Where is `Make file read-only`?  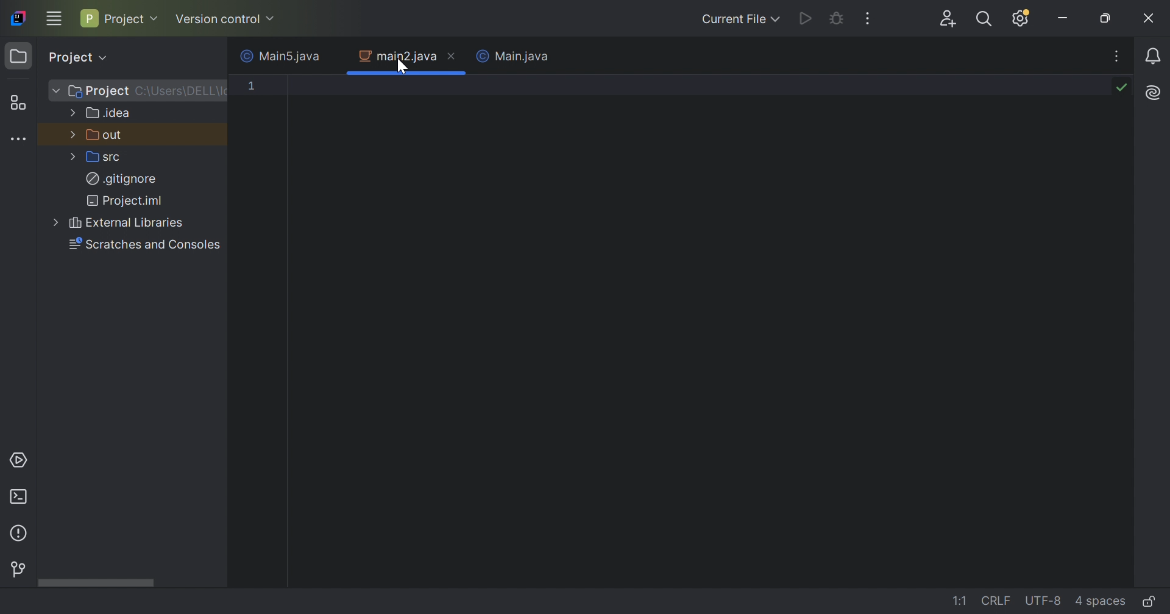 Make file read-only is located at coordinates (1152, 601).